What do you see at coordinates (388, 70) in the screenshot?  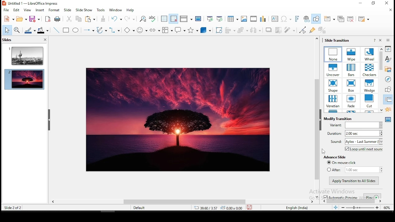 I see `gallery` at bounding box center [388, 70].